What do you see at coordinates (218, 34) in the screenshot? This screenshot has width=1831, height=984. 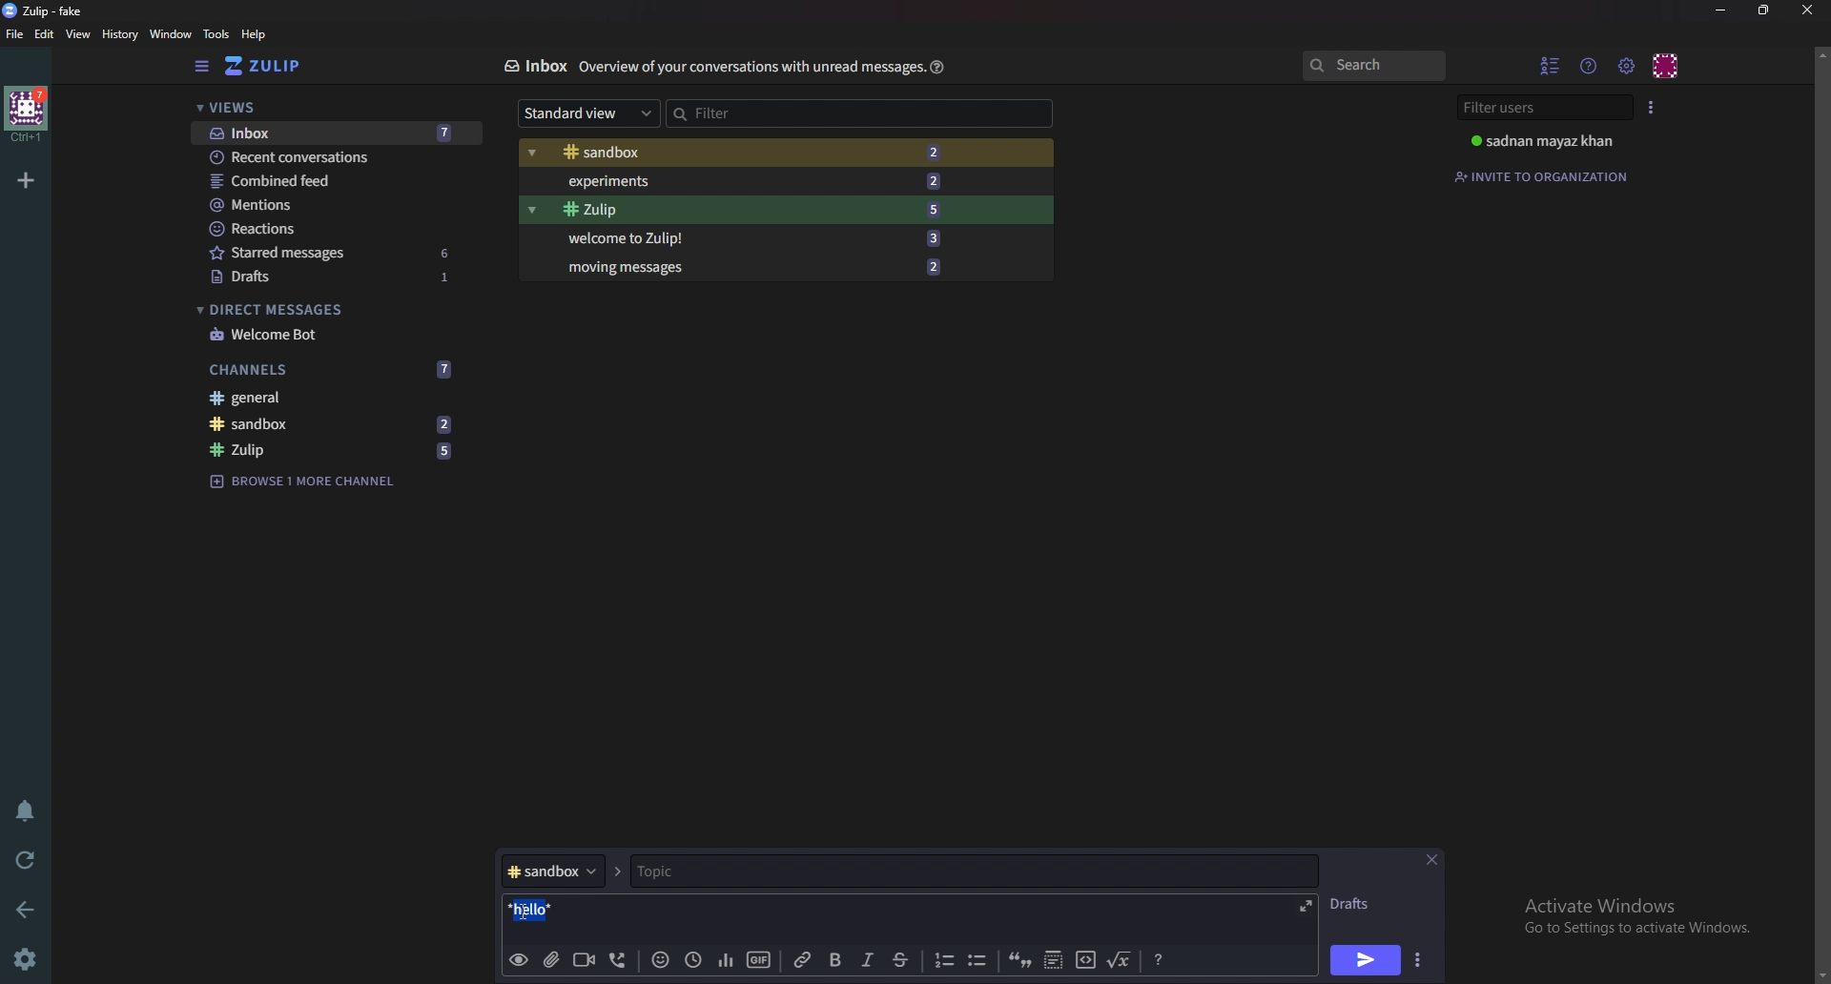 I see `Tools` at bounding box center [218, 34].